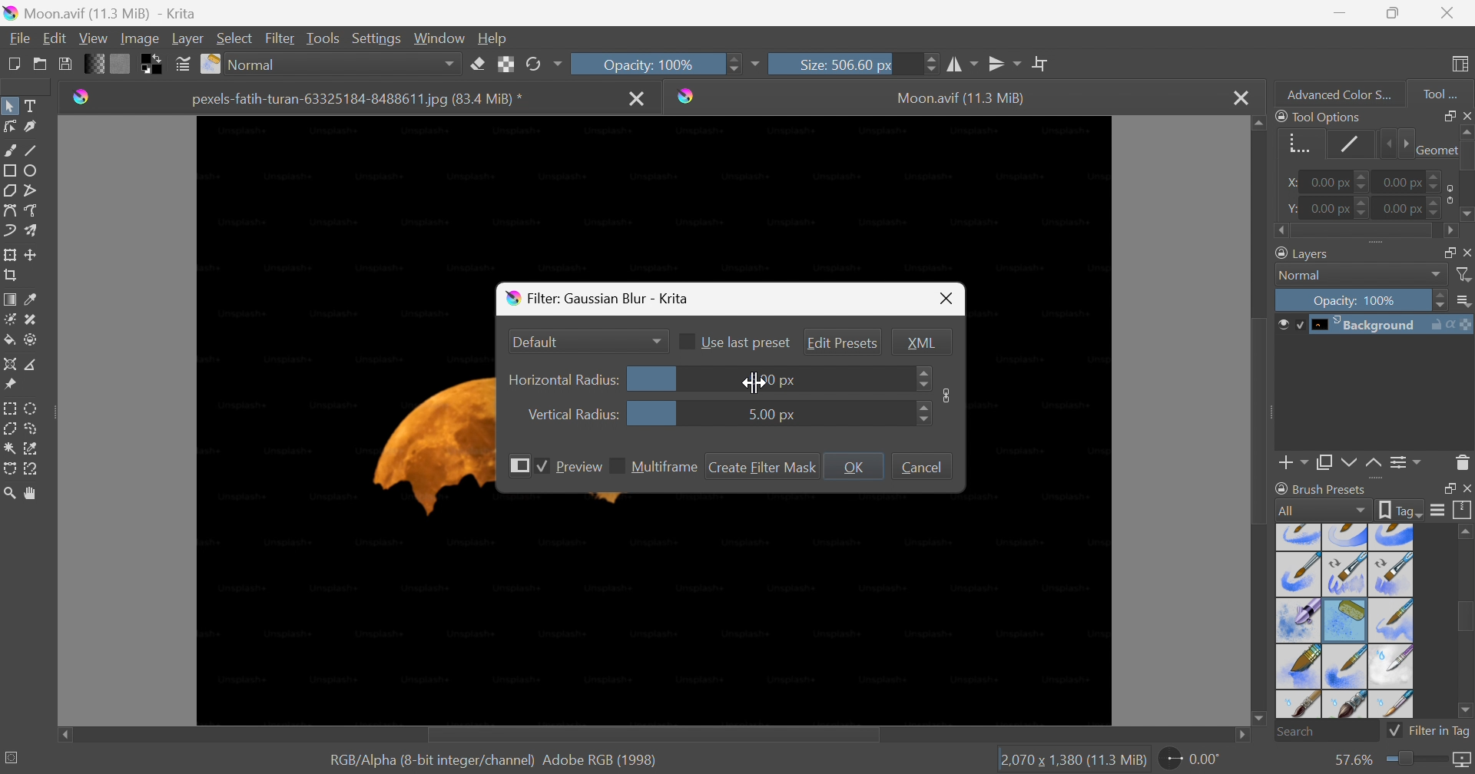 This screenshot has height=774, width=1475. Describe the element at coordinates (1463, 301) in the screenshot. I see `Thumbnail size` at that location.